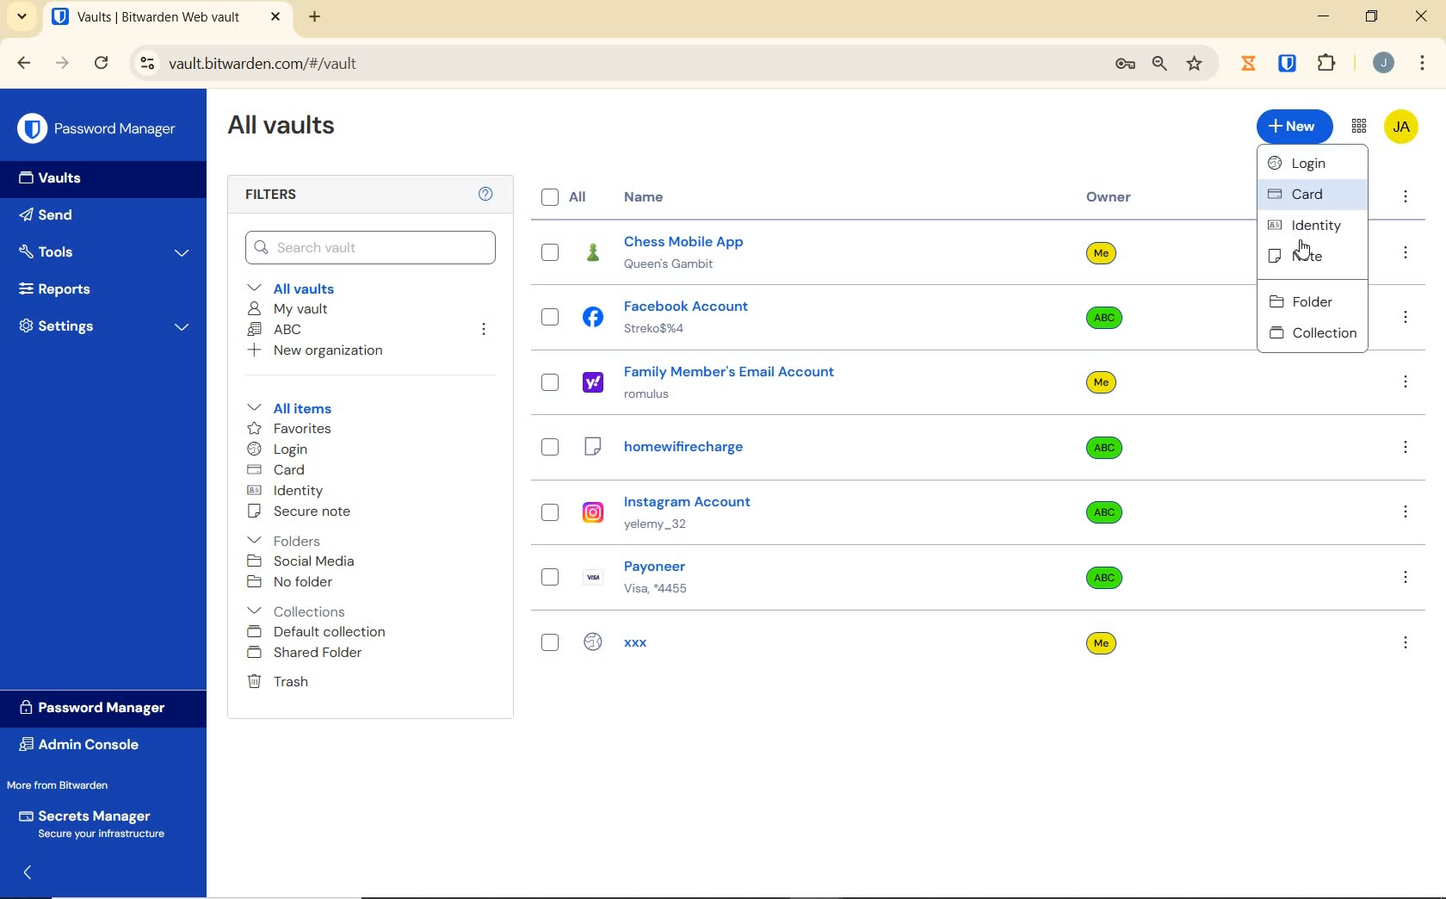  What do you see at coordinates (1405, 319) in the screenshot?
I see `more options` at bounding box center [1405, 319].